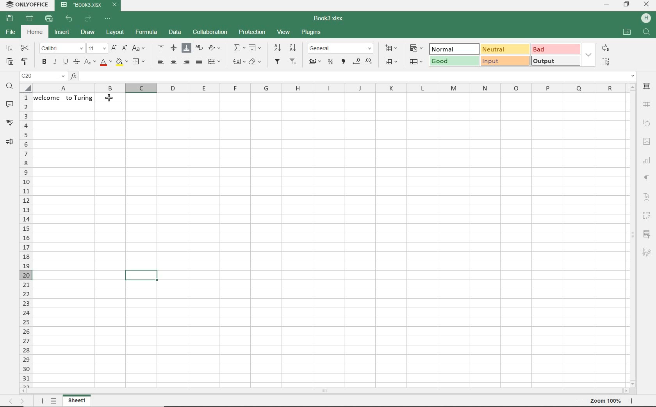 This screenshot has width=656, height=407. Describe the element at coordinates (143, 277) in the screenshot. I see `highlighted cell` at that location.